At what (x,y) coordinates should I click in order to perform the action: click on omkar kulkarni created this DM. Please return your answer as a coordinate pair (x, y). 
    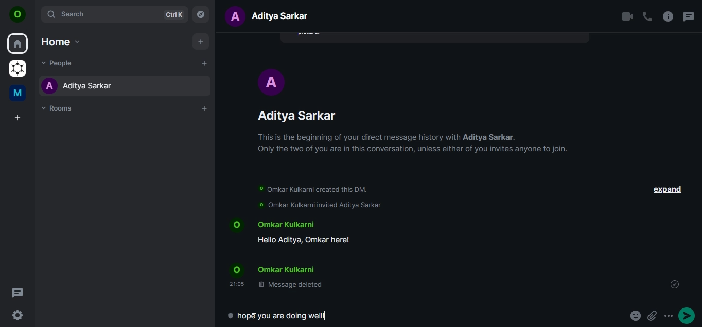
    Looking at the image, I should click on (319, 189).